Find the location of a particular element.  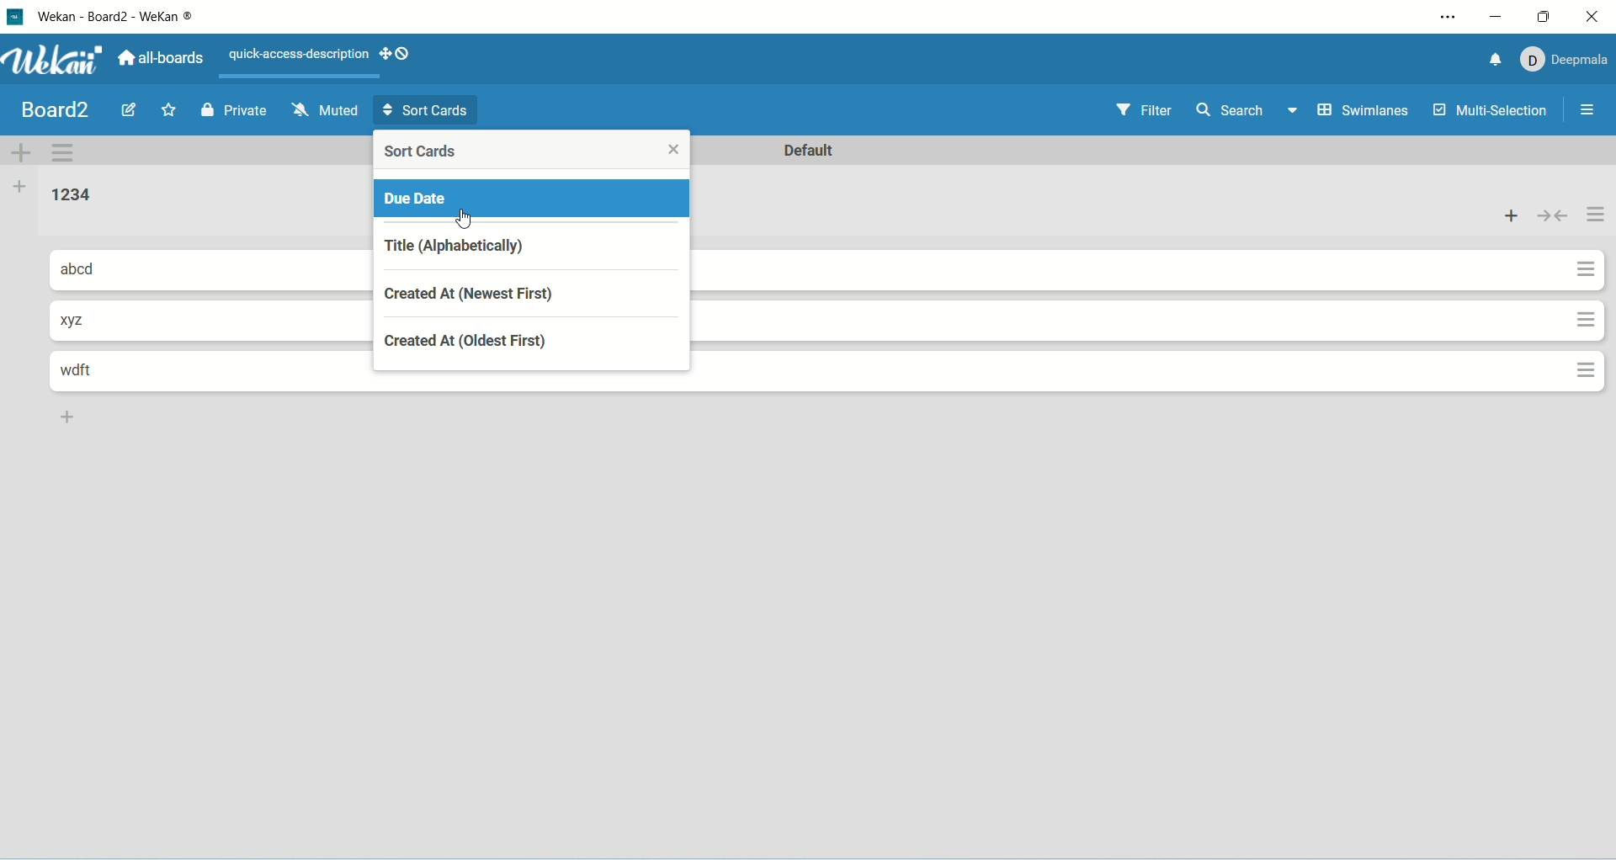

title is located at coordinates (536, 246).